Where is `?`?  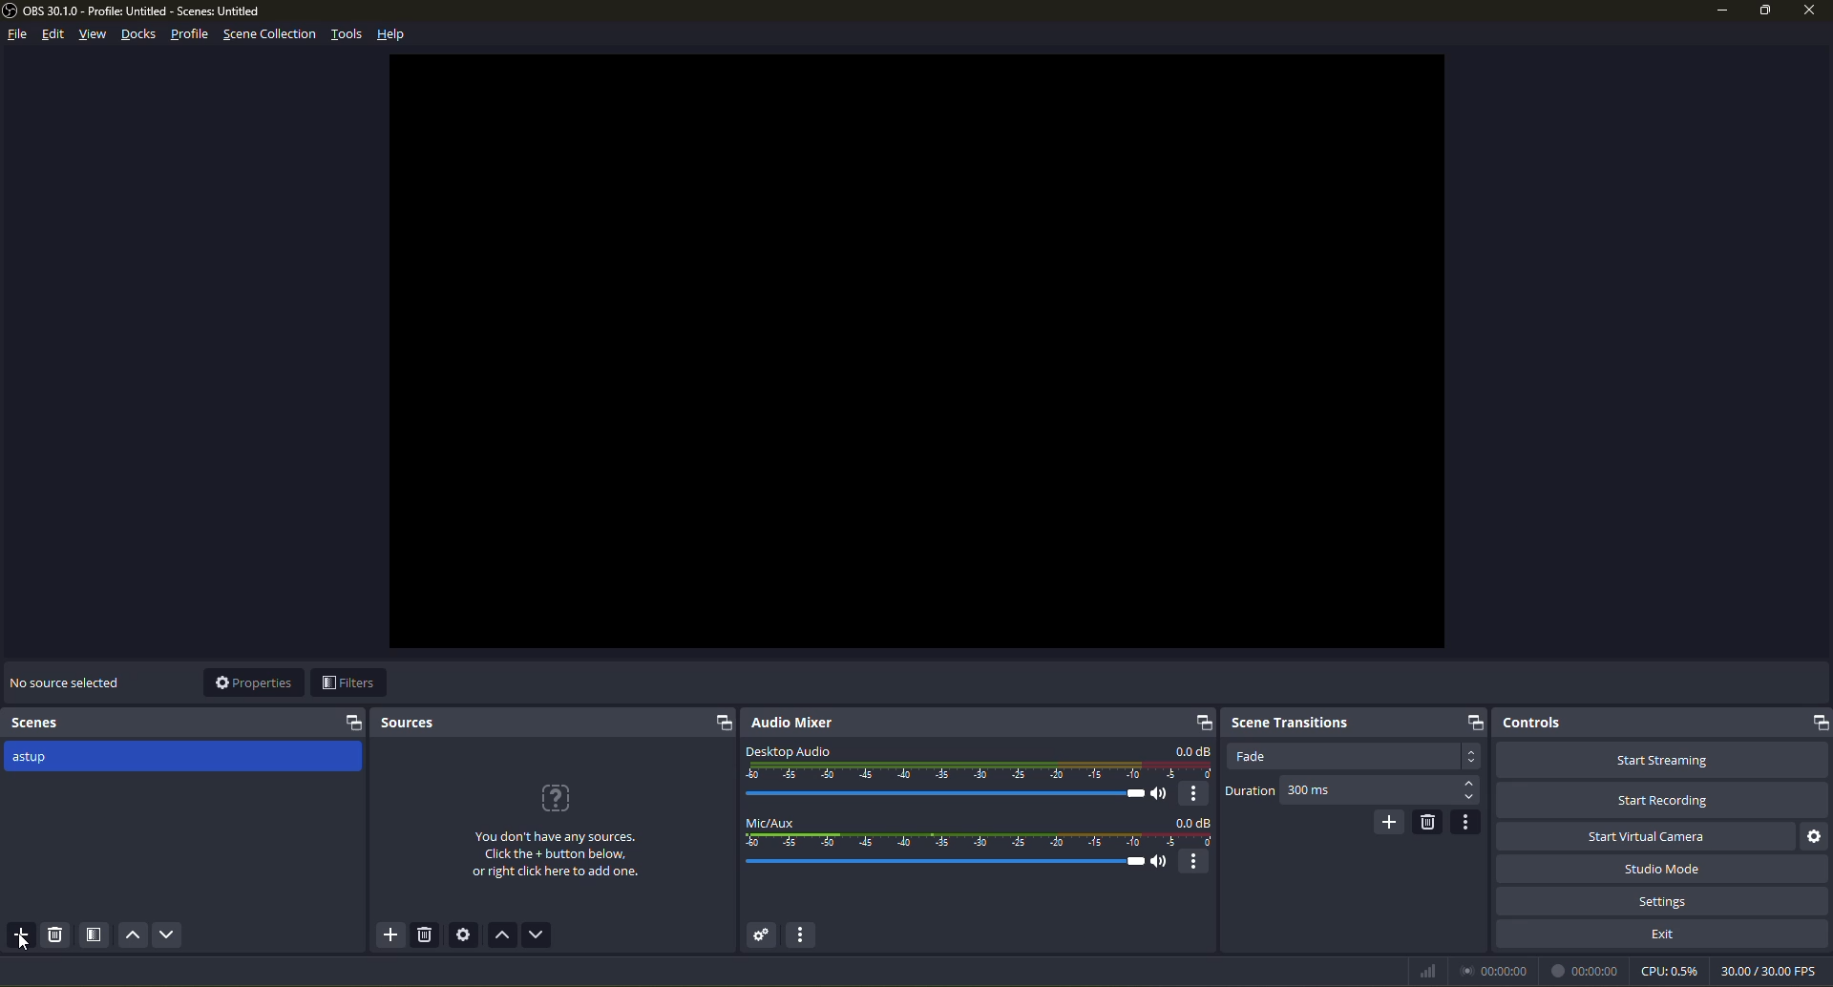
? is located at coordinates (552, 795).